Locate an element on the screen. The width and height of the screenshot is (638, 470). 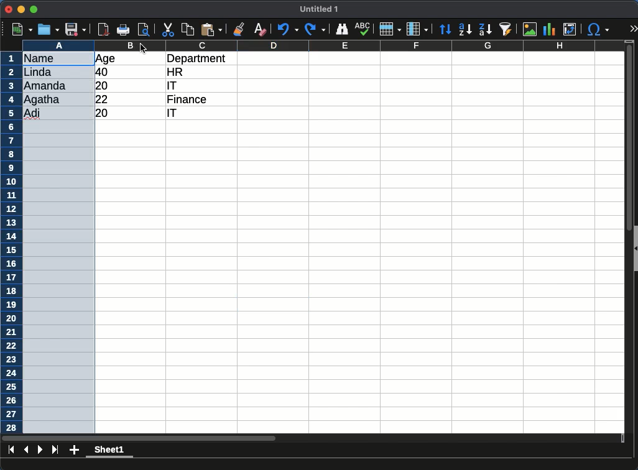
rows is located at coordinates (389, 29).